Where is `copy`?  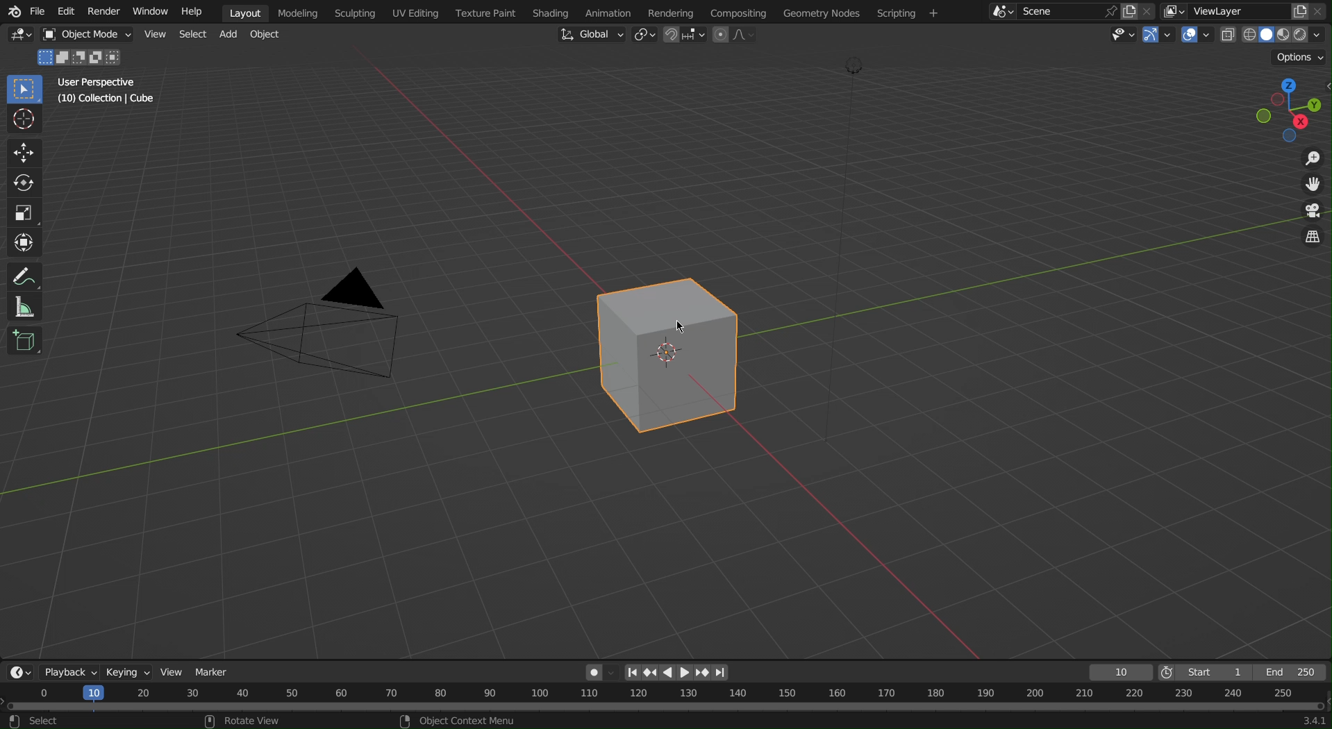 copy is located at coordinates (1300, 10).